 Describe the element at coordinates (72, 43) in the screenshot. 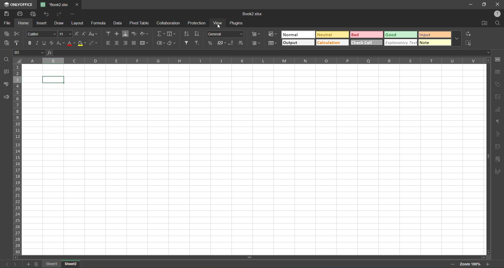

I see `font color` at that location.